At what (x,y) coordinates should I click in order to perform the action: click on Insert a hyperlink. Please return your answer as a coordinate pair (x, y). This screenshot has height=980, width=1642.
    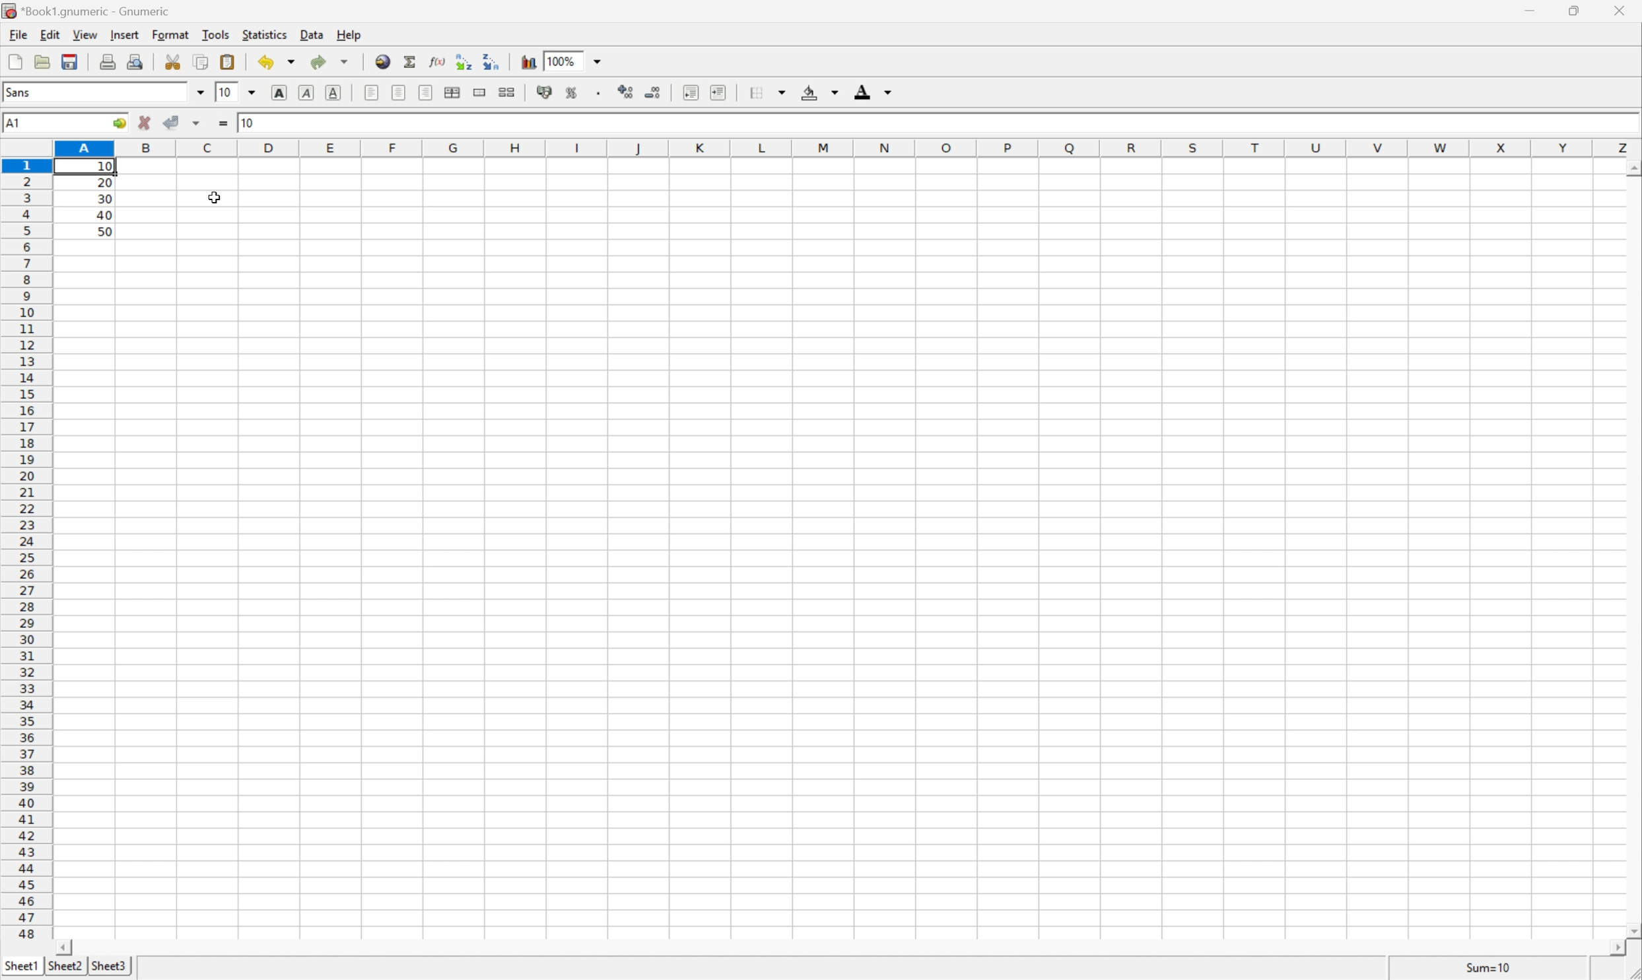
    Looking at the image, I should click on (382, 61).